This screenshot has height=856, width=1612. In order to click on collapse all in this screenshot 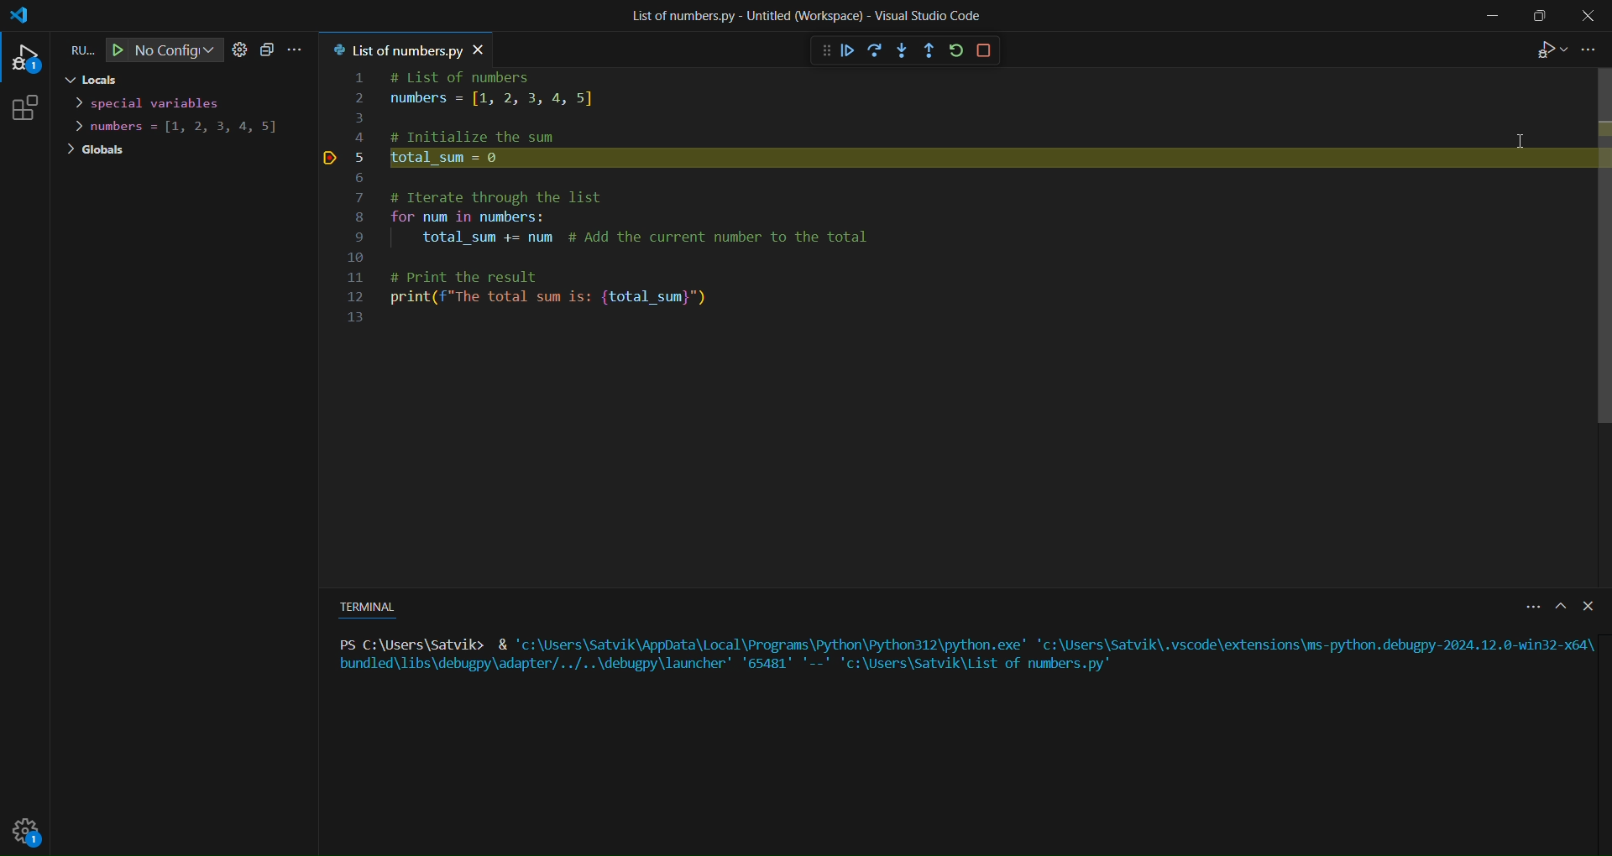, I will do `click(268, 49)`.